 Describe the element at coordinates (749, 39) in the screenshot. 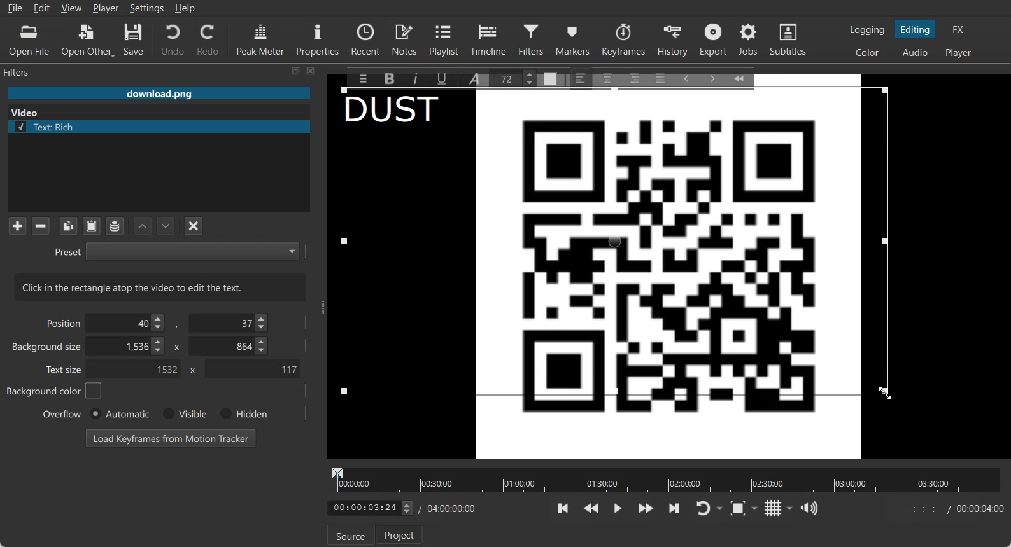

I see `Jobs` at that location.